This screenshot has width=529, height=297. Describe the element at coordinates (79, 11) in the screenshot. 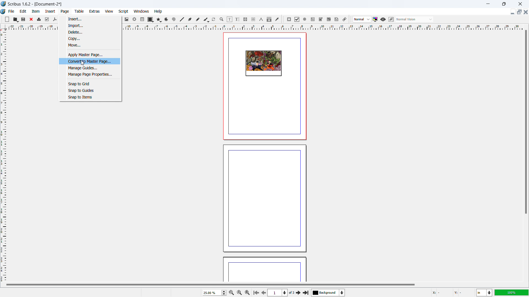

I see `table` at that location.